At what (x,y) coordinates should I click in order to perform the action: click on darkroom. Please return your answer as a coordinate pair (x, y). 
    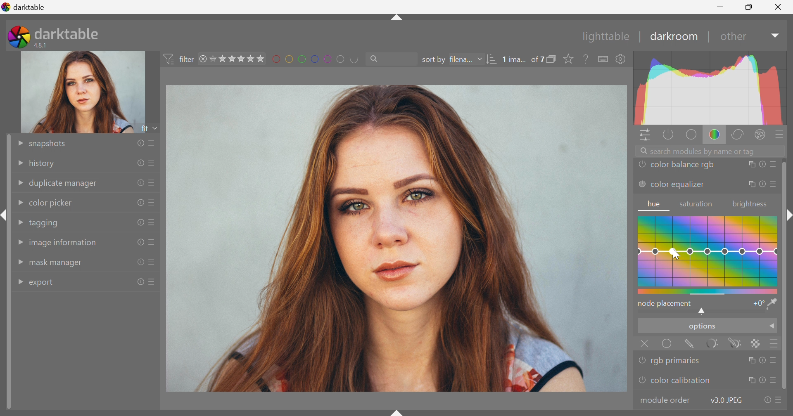
    Looking at the image, I should click on (674, 36).